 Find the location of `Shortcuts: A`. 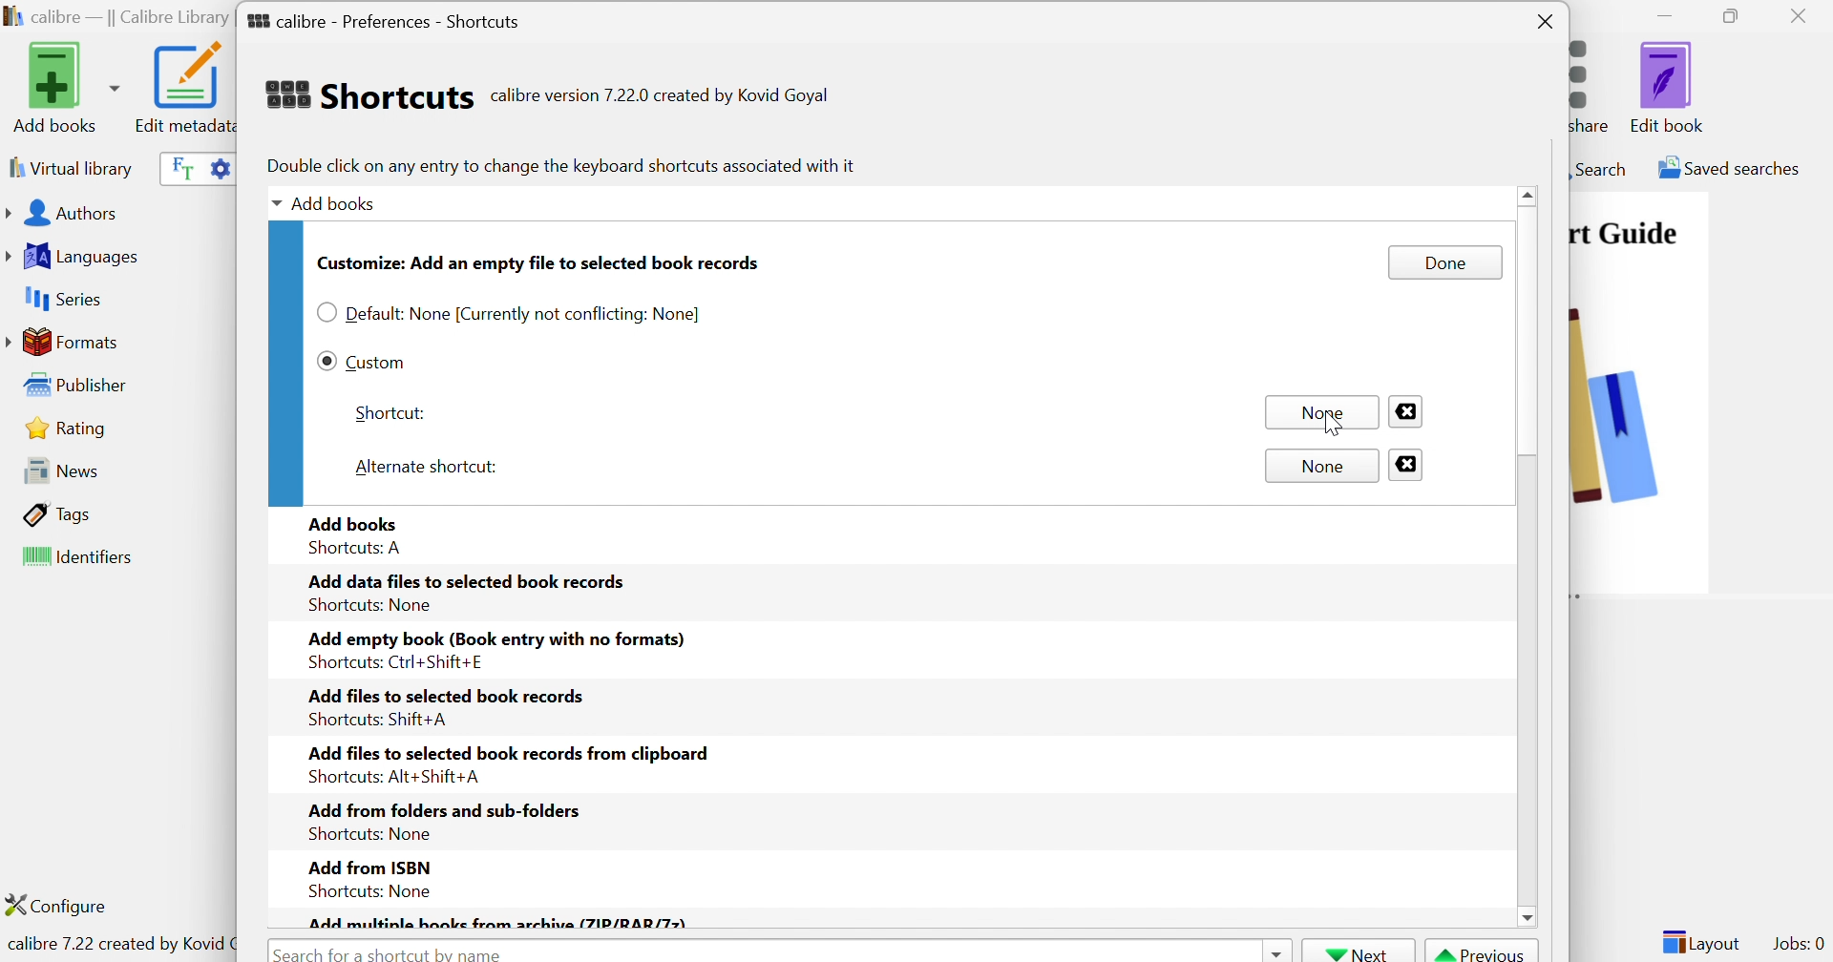

Shortcuts: A is located at coordinates (358, 549).